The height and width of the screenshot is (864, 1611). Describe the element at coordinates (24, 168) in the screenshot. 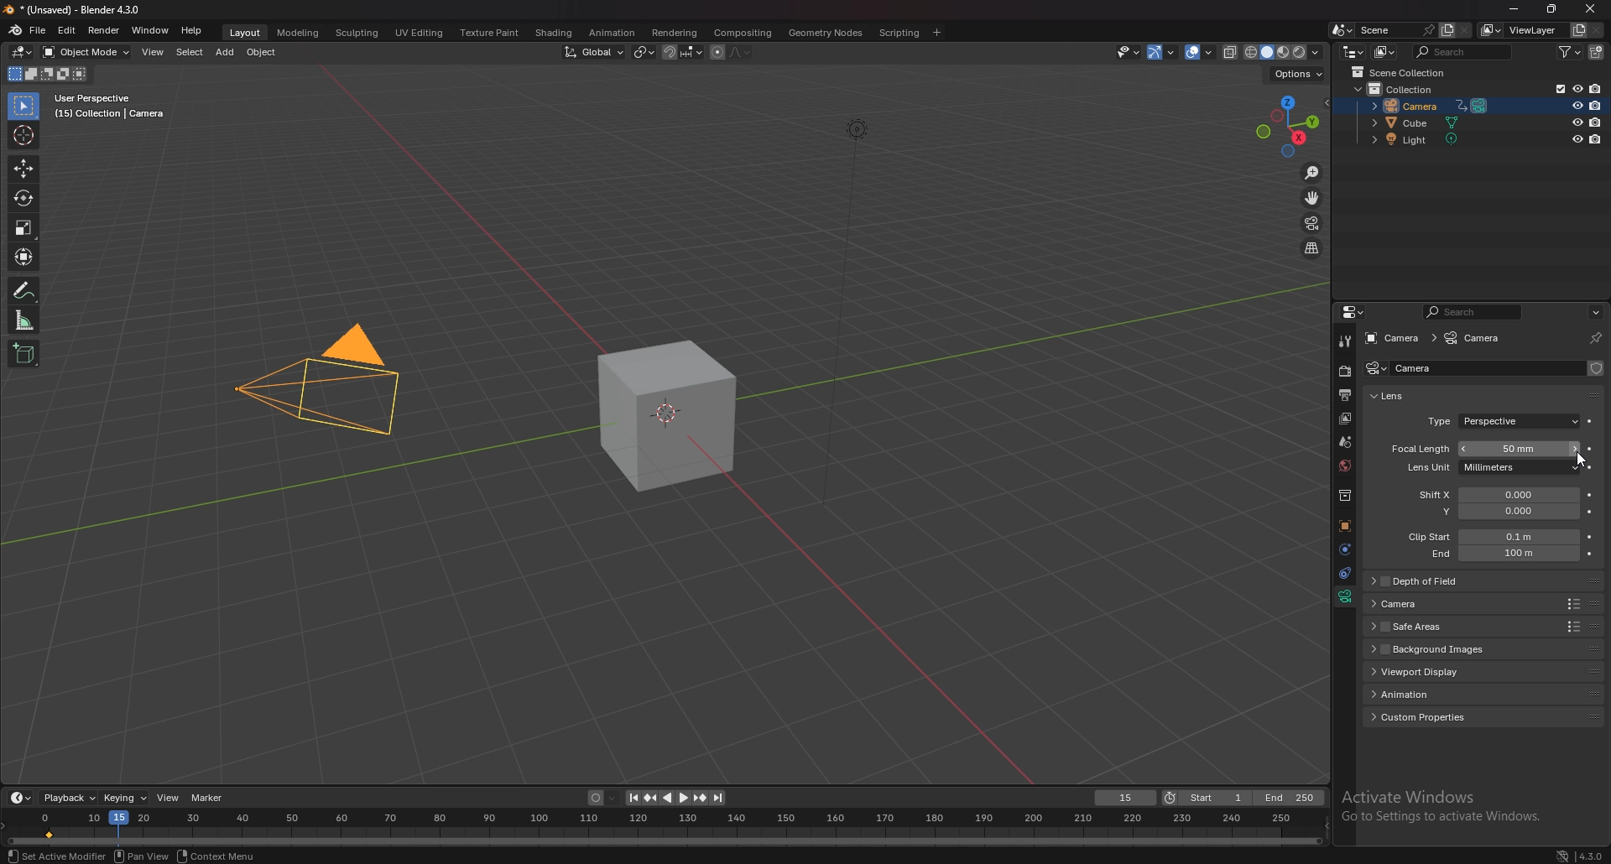

I see `move` at that location.